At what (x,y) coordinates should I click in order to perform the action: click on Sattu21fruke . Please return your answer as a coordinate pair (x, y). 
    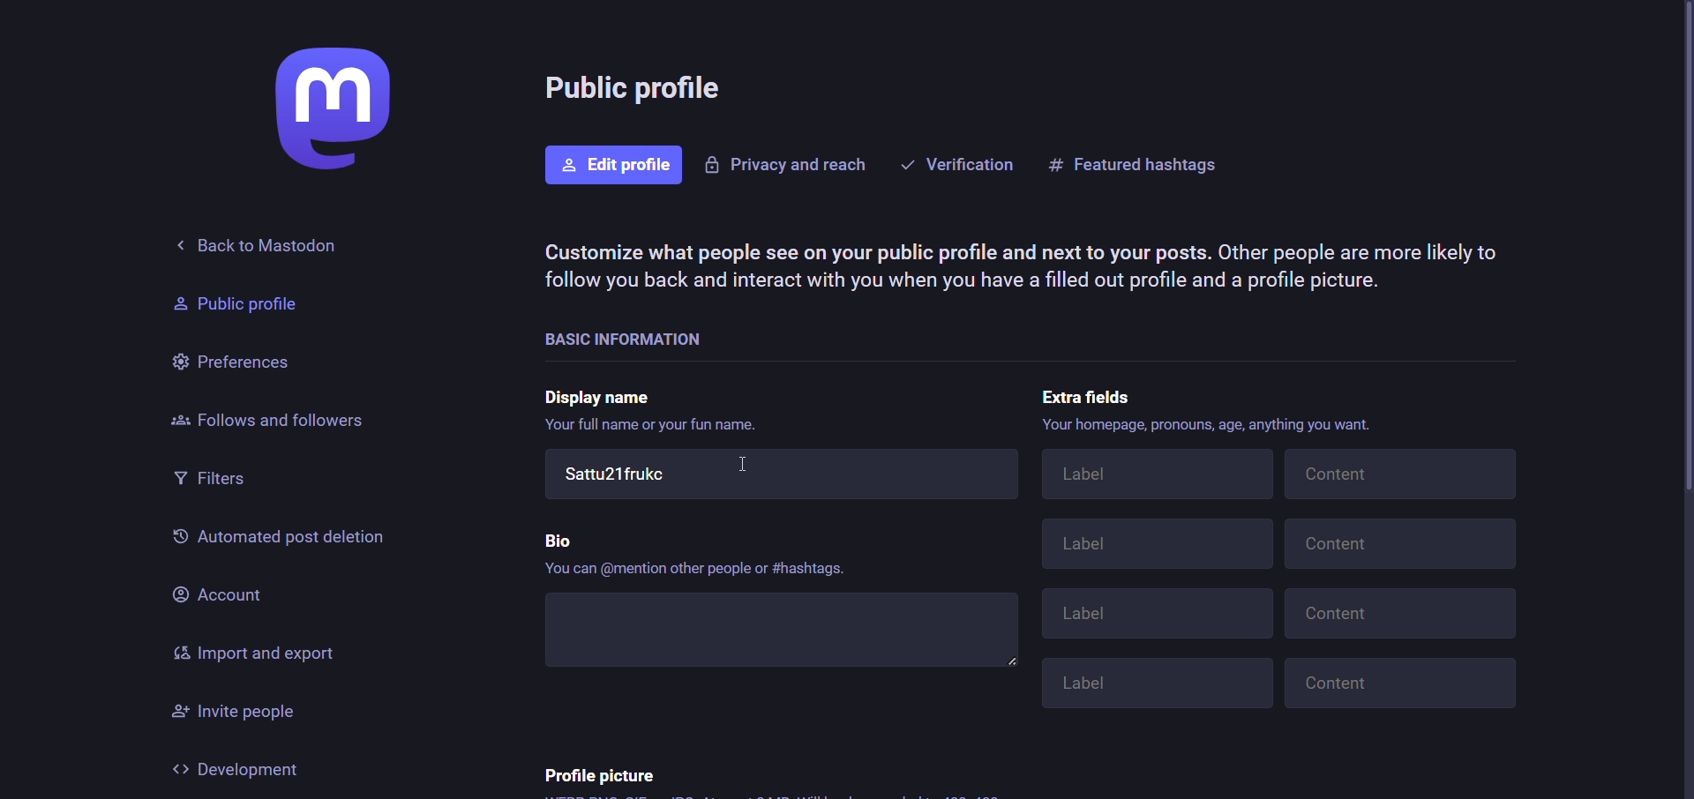
    Looking at the image, I should click on (780, 477).